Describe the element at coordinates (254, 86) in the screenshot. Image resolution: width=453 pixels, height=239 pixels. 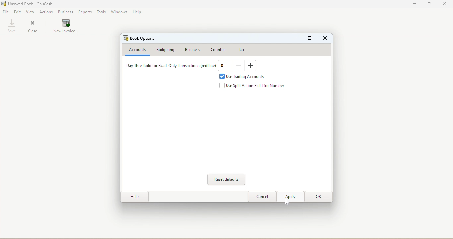
I see `Use split action field for number` at that location.